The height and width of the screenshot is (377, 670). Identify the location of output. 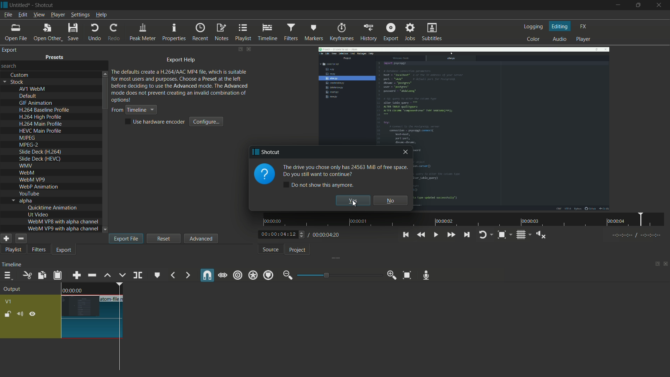
(14, 289).